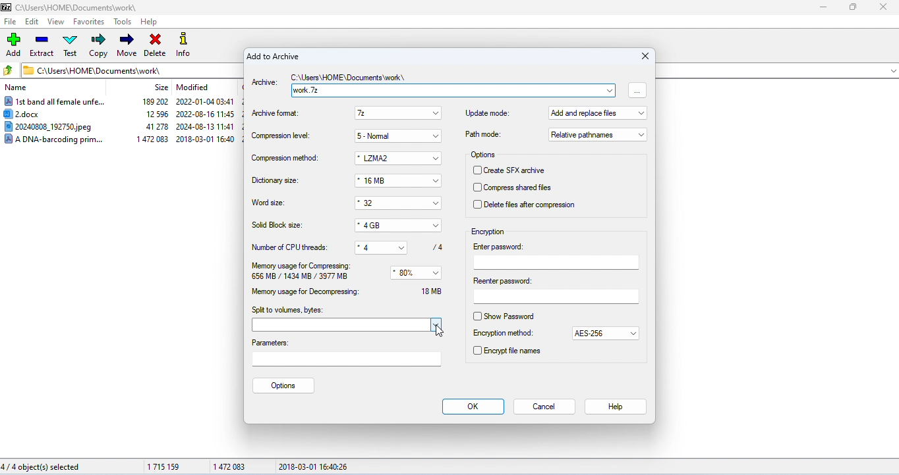  What do you see at coordinates (353, 291) in the screenshot?
I see `memory usage for decompressing  18 MB` at bounding box center [353, 291].